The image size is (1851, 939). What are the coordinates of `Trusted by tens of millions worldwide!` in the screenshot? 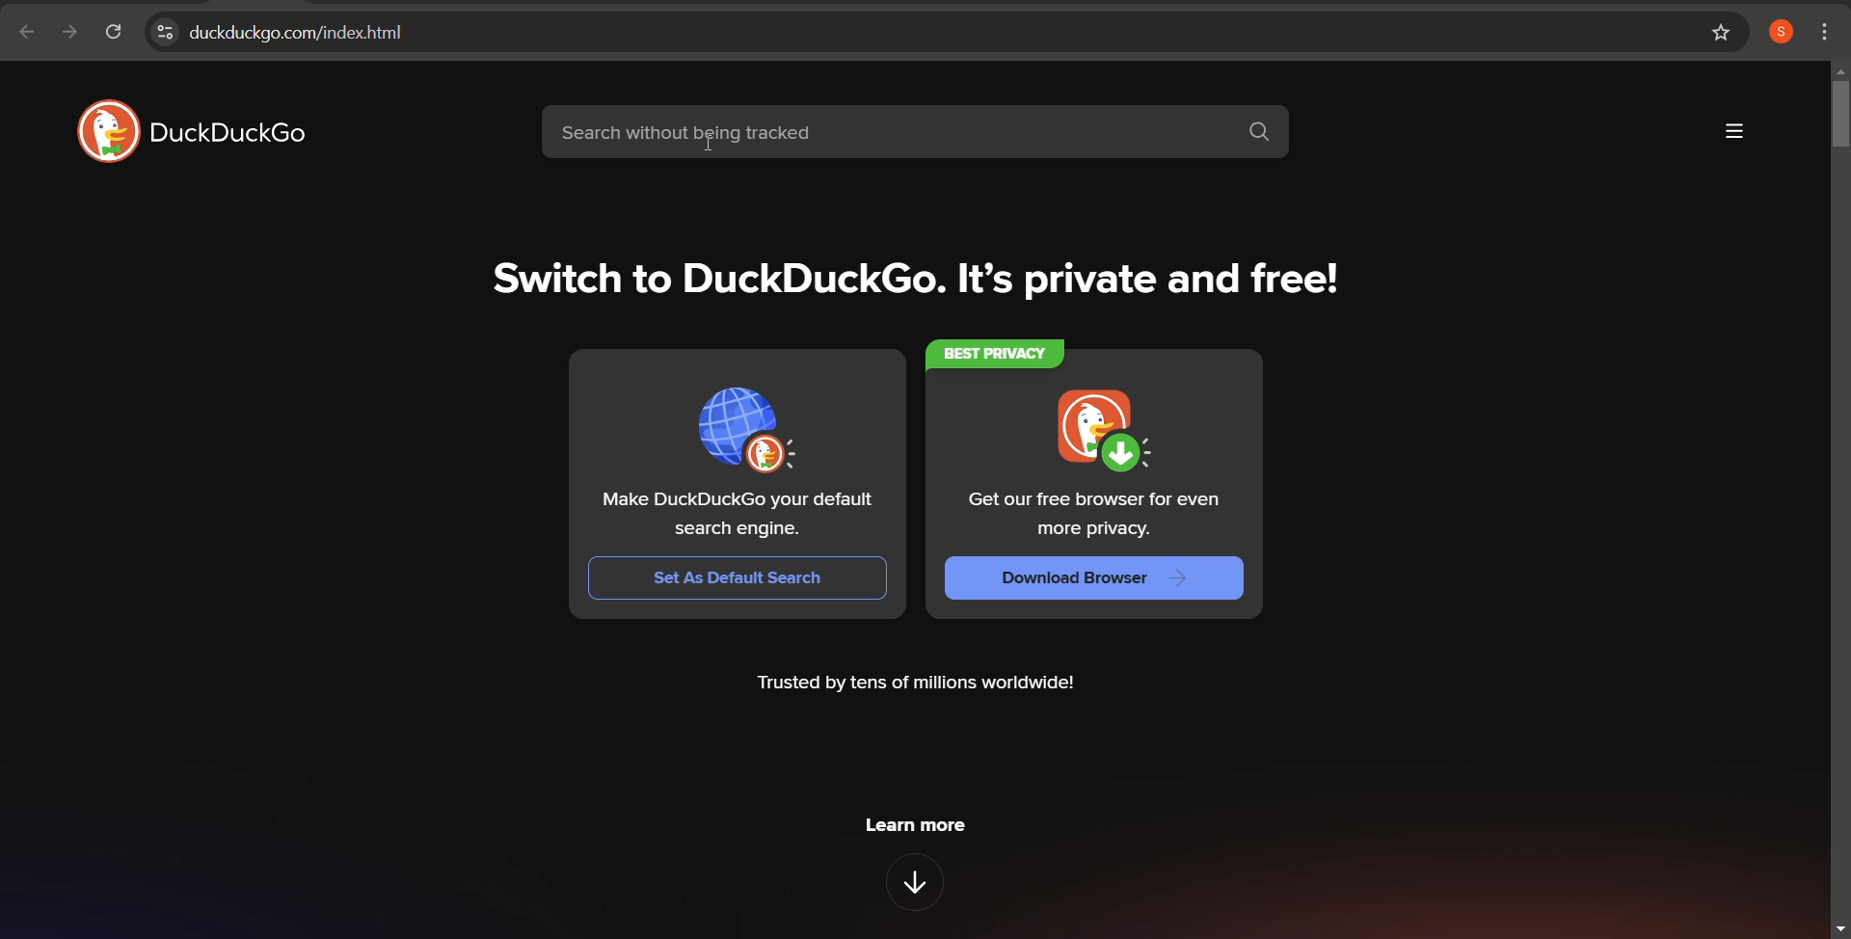 It's located at (924, 680).